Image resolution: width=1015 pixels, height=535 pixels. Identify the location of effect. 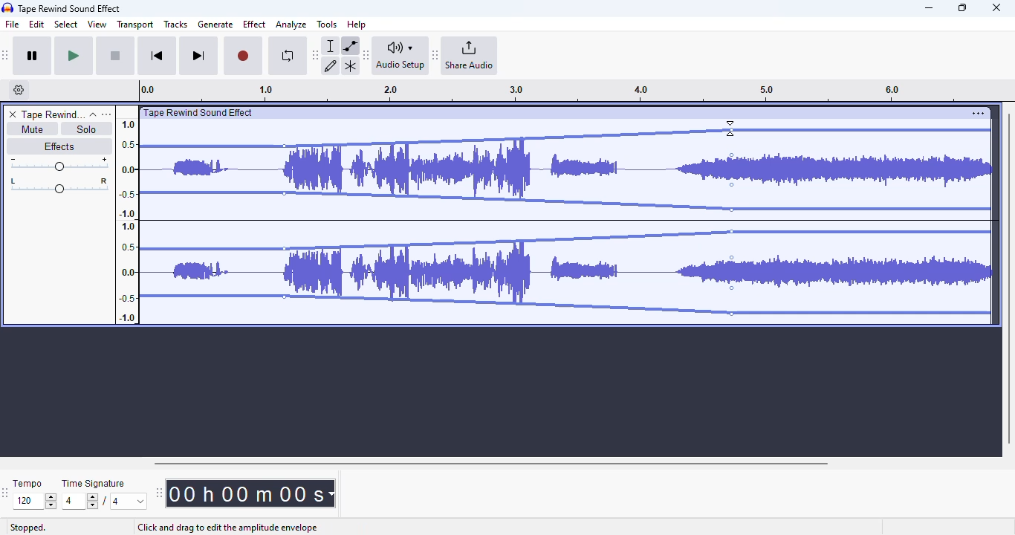
(254, 24).